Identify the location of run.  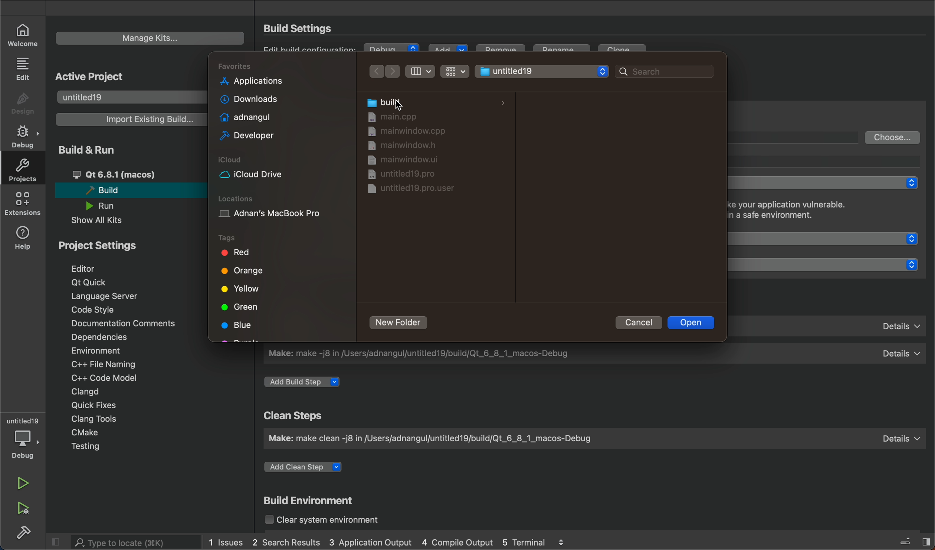
(25, 484).